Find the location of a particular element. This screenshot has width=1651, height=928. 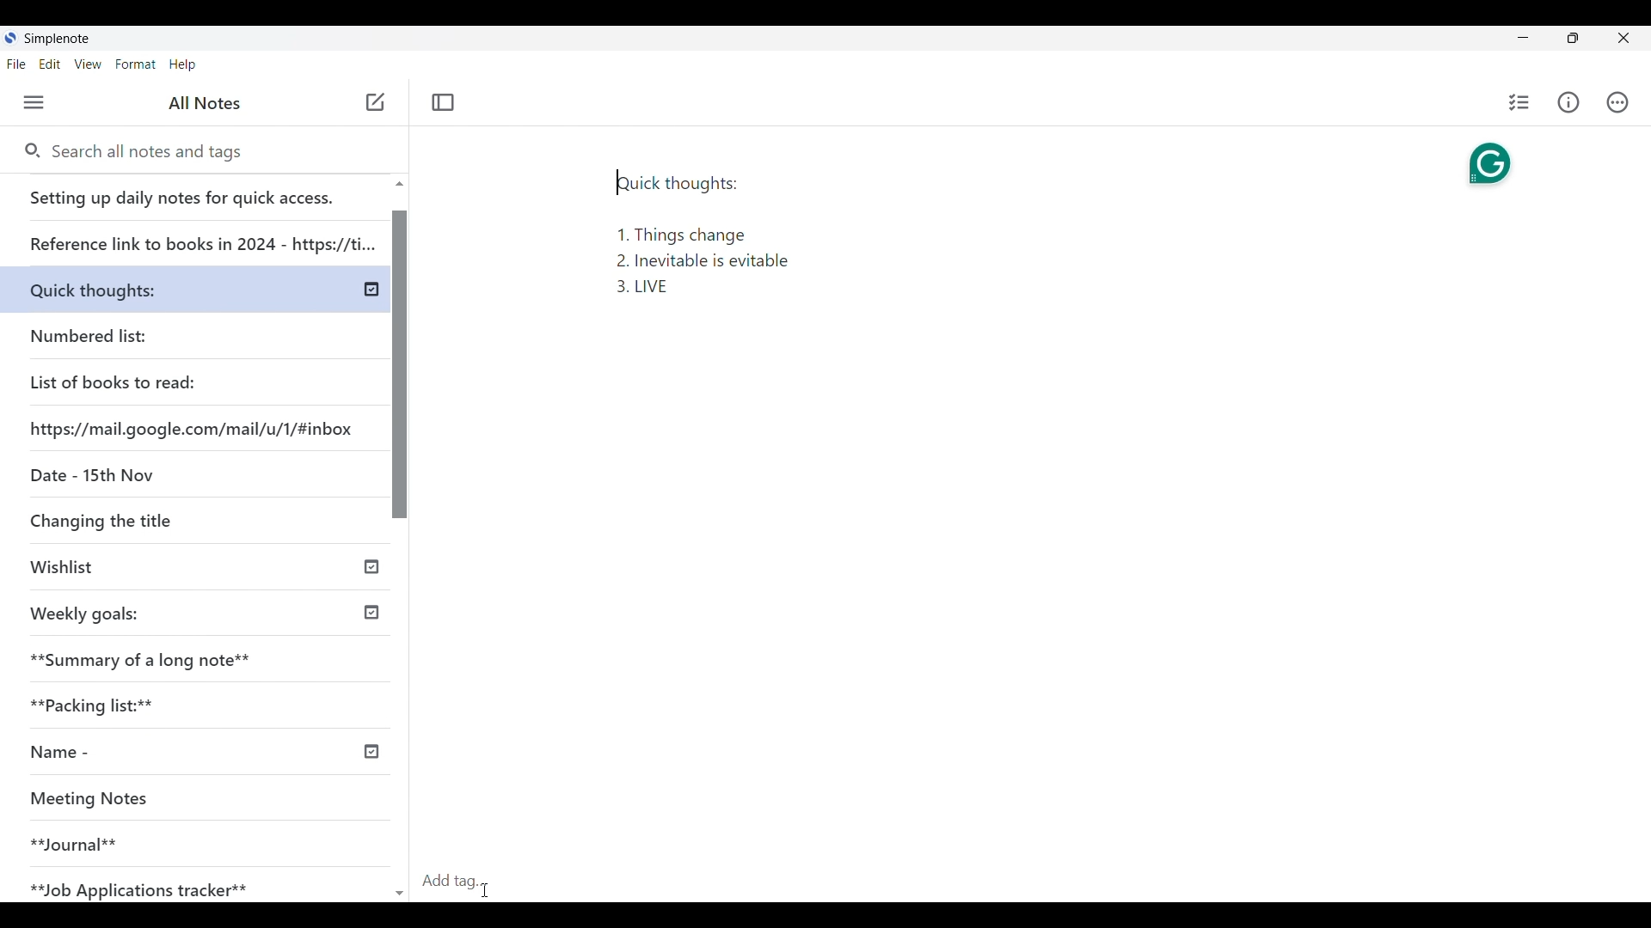

Quick slide to top is located at coordinates (400, 894).